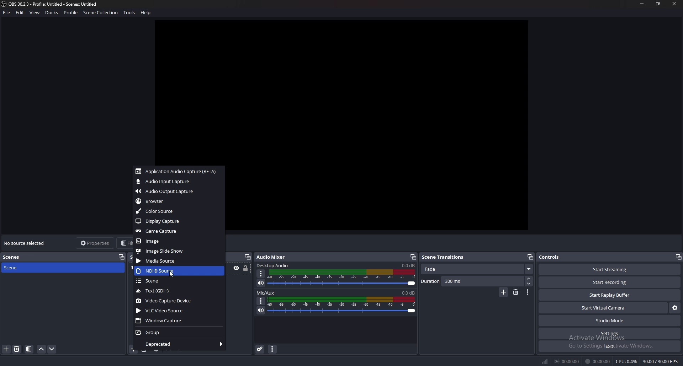 Image resolution: width=683 pixels, height=366 pixels. What do you see at coordinates (35, 12) in the screenshot?
I see `view` at bounding box center [35, 12].